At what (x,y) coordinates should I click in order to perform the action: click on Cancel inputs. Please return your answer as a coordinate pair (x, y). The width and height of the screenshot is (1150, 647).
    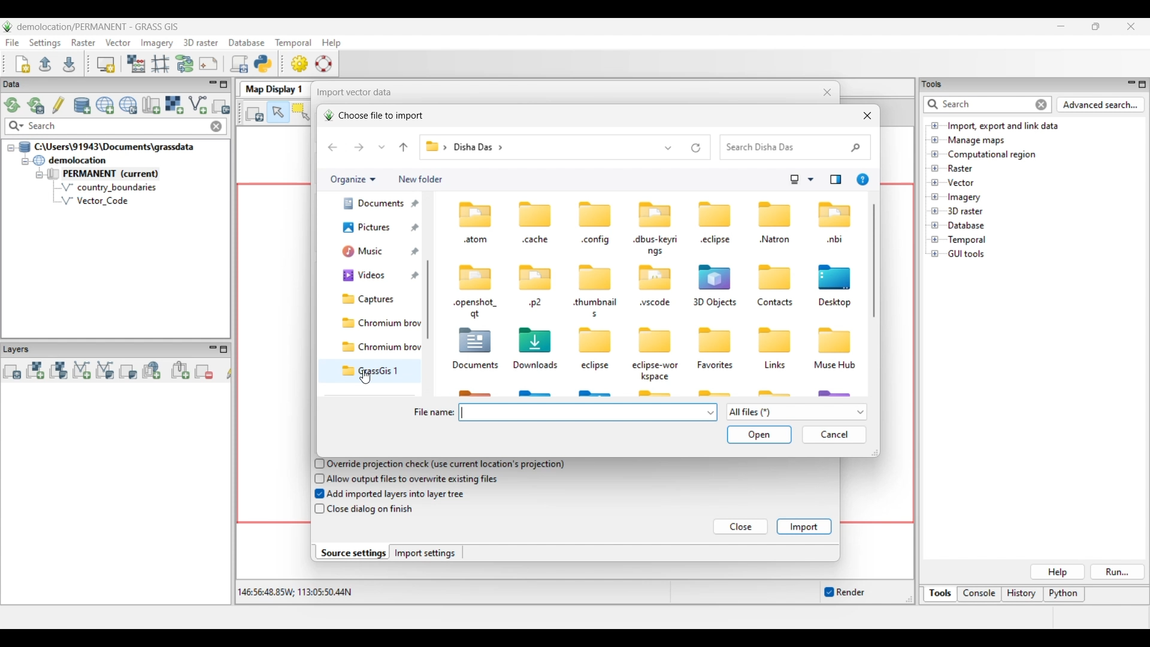
    Looking at the image, I should click on (834, 435).